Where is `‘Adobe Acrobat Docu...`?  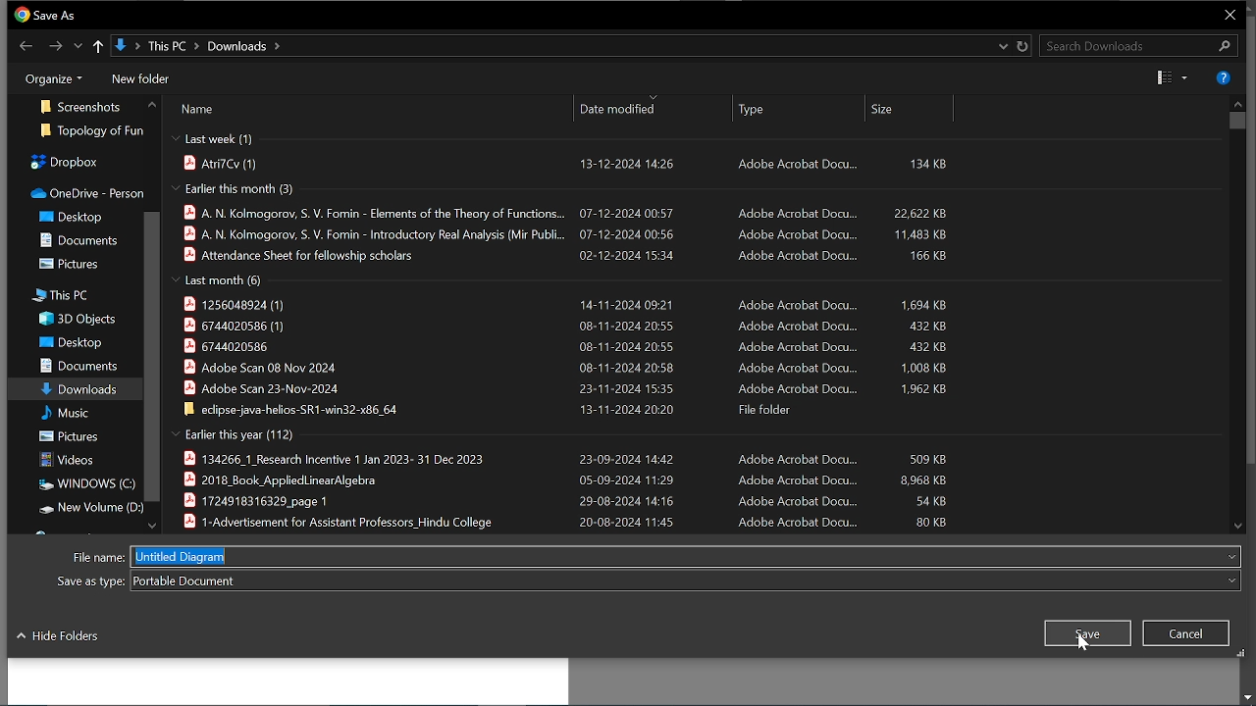 ‘Adobe Acrobat Docu... is located at coordinates (794, 523).